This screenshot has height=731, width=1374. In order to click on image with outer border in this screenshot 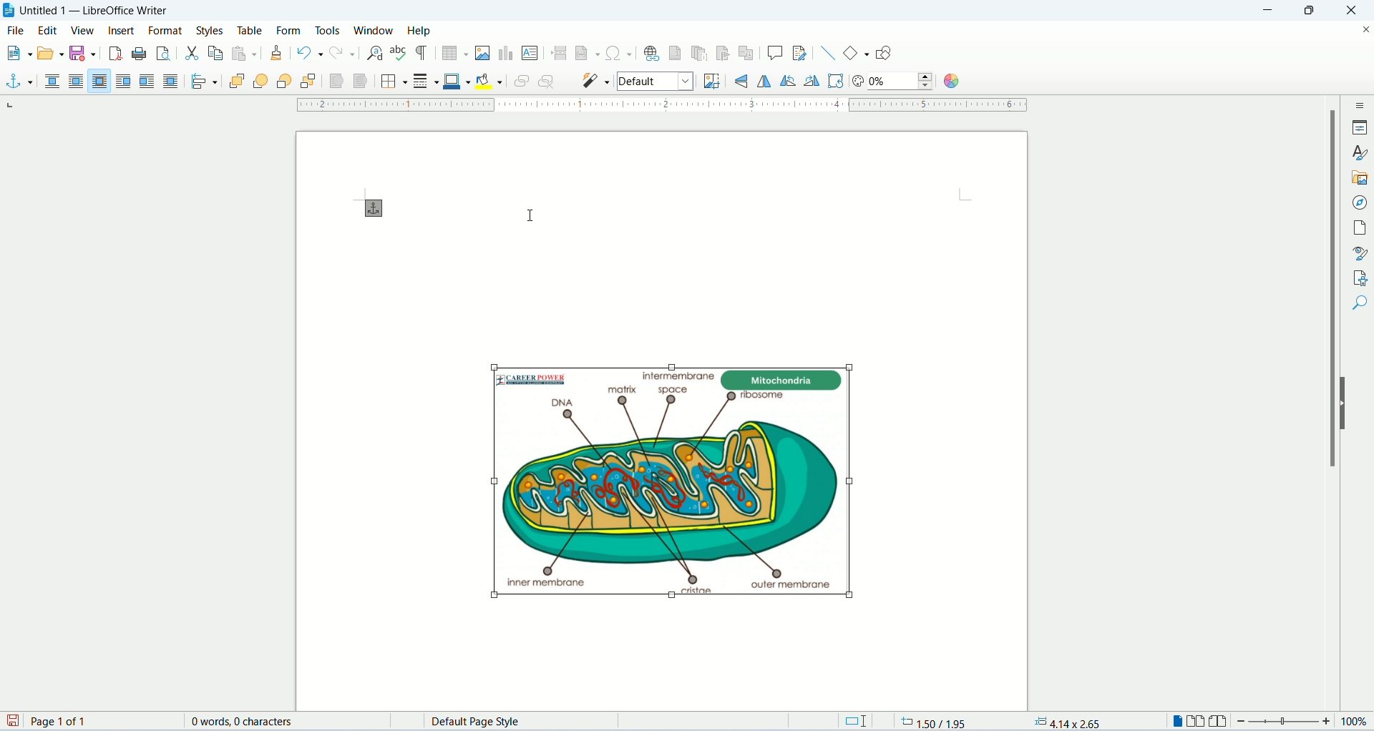, I will do `click(673, 476)`.